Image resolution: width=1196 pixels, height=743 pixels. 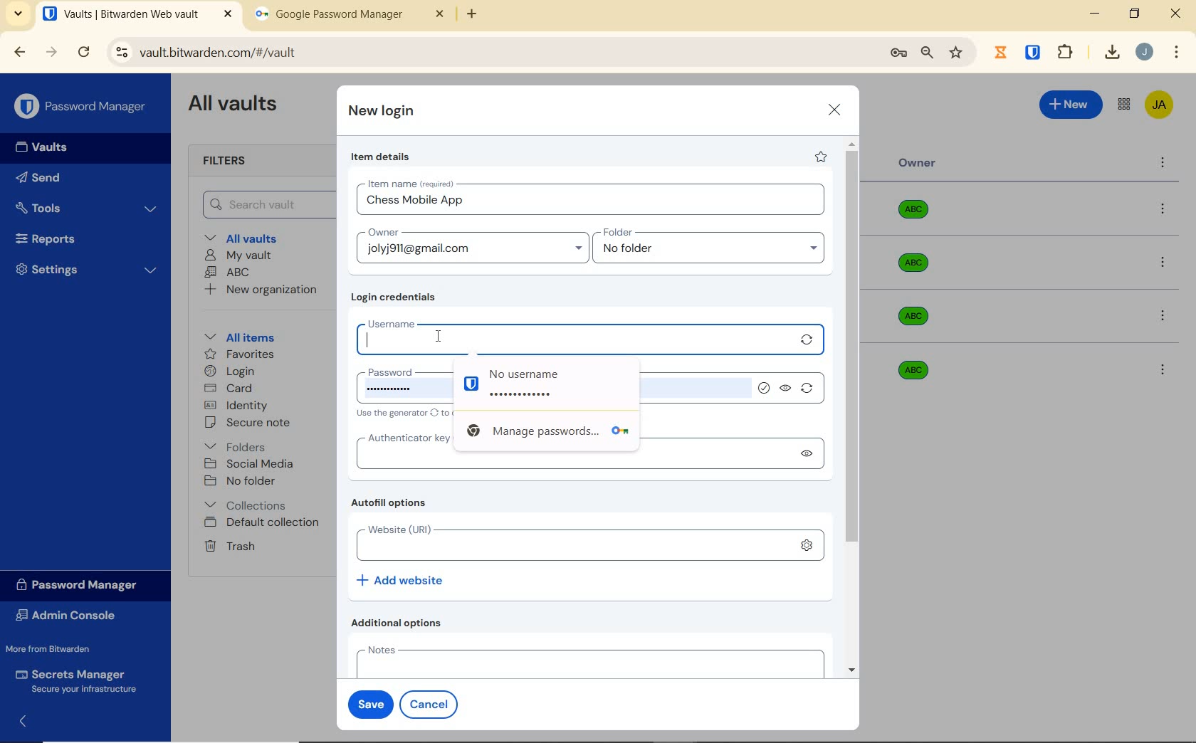 What do you see at coordinates (786, 391) in the screenshot?
I see `unhide` at bounding box center [786, 391].